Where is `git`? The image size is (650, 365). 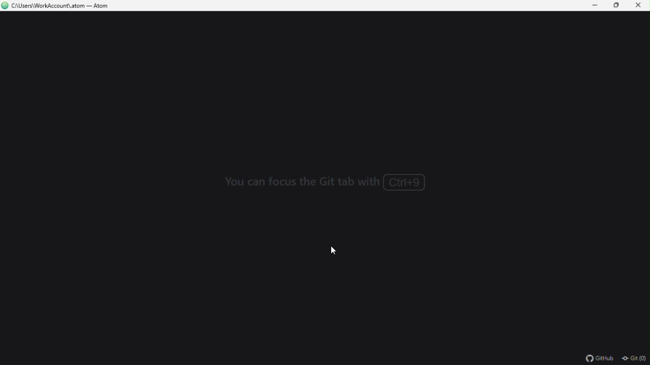 git is located at coordinates (635, 359).